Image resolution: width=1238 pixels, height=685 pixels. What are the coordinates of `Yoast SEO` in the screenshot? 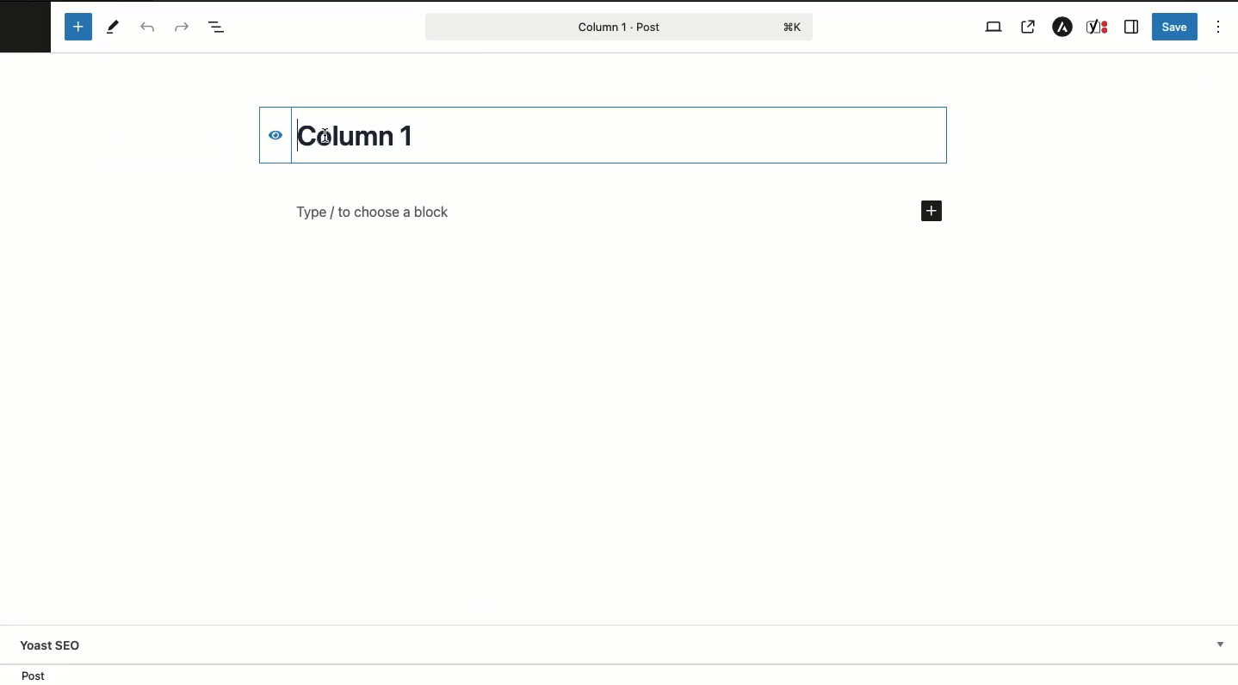 It's located at (628, 645).